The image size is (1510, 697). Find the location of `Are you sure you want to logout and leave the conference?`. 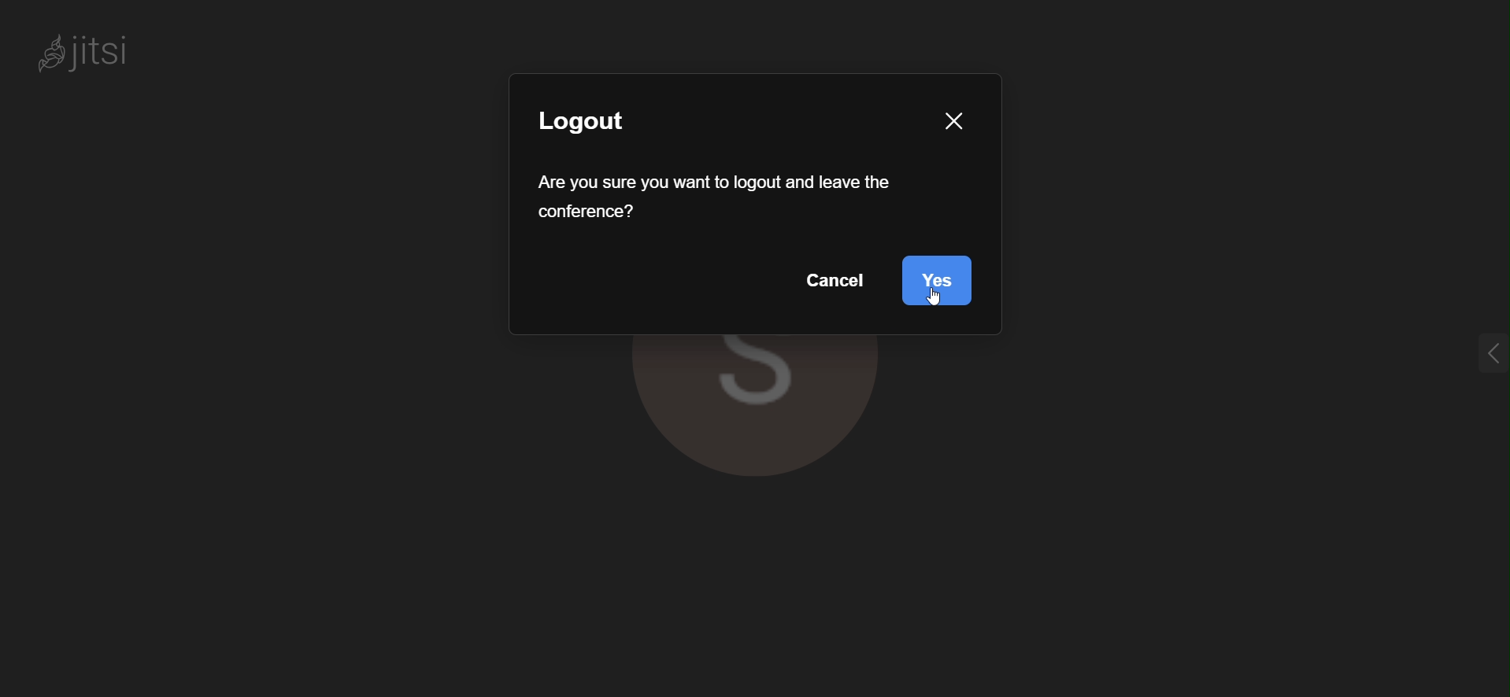

Are you sure you want to logout and leave the conference? is located at coordinates (716, 200).